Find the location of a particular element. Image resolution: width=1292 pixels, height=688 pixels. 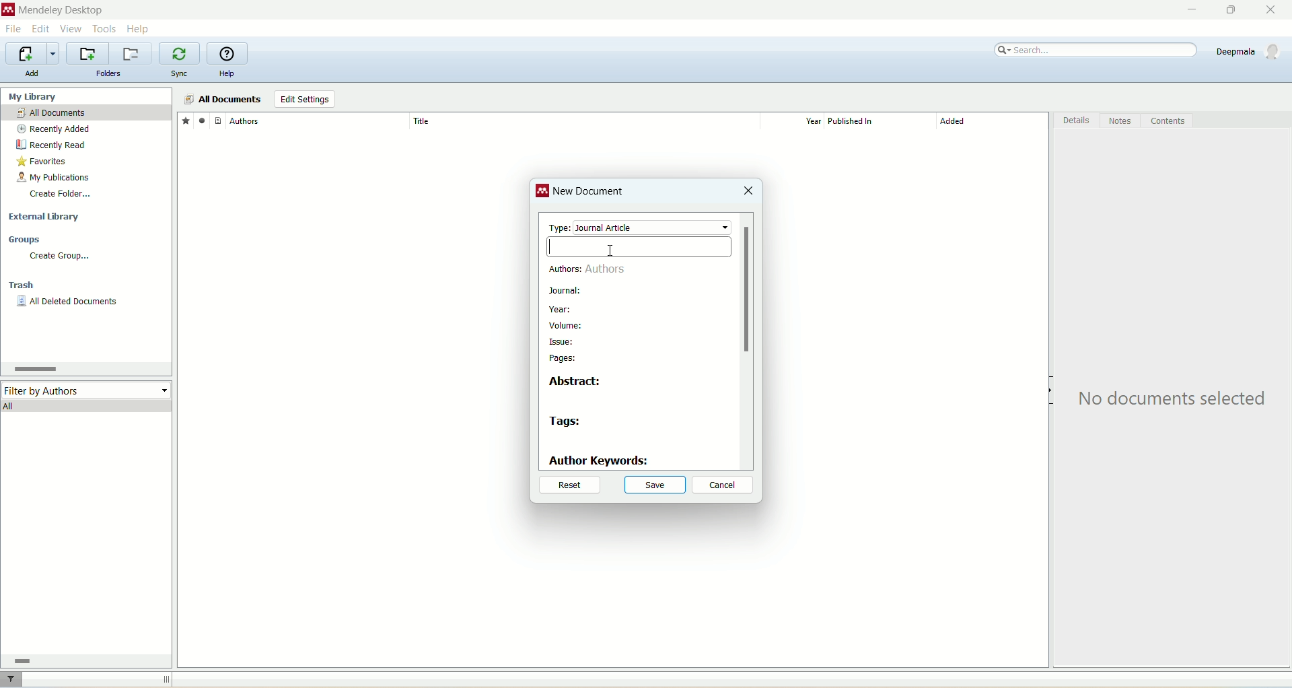

reset is located at coordinates (568, 486).